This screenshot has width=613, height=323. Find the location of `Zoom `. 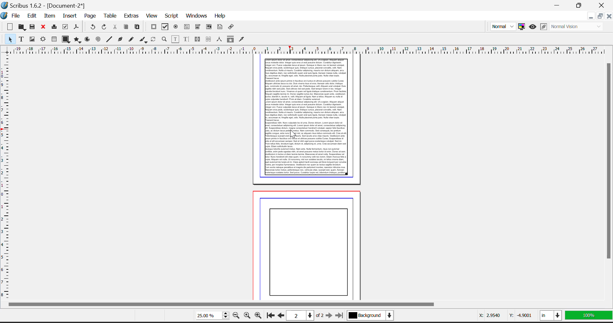

Zoom  is located at coordinates (164, 40).